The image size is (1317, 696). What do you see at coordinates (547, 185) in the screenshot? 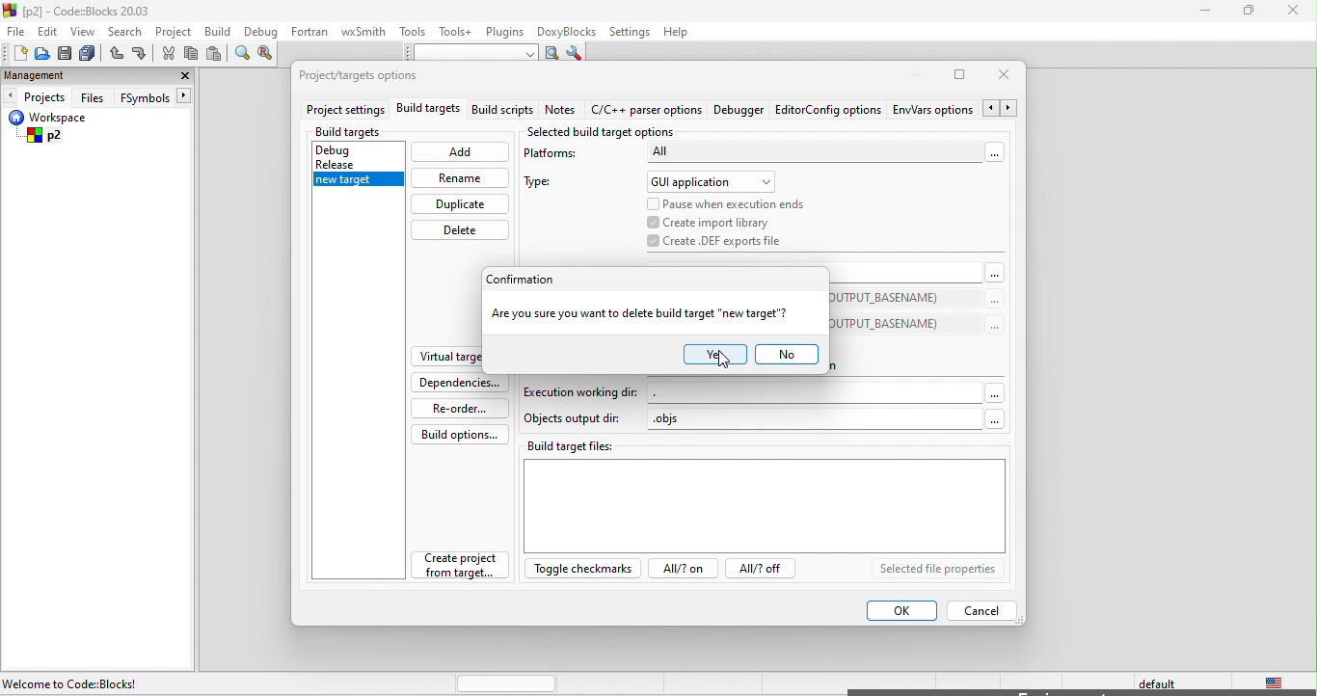
I see `type` at bounding box center [547, 185].